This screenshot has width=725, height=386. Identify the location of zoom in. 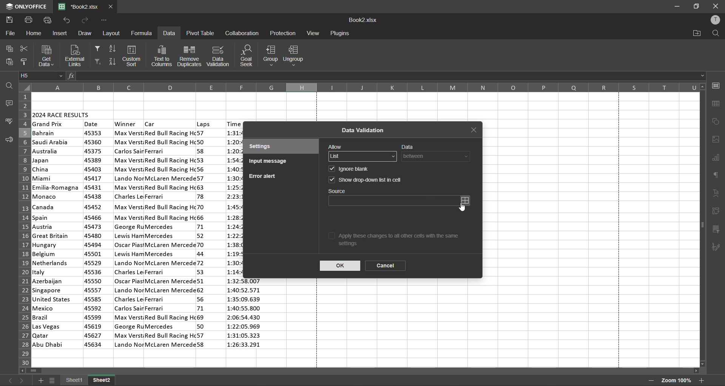
(702, 380).